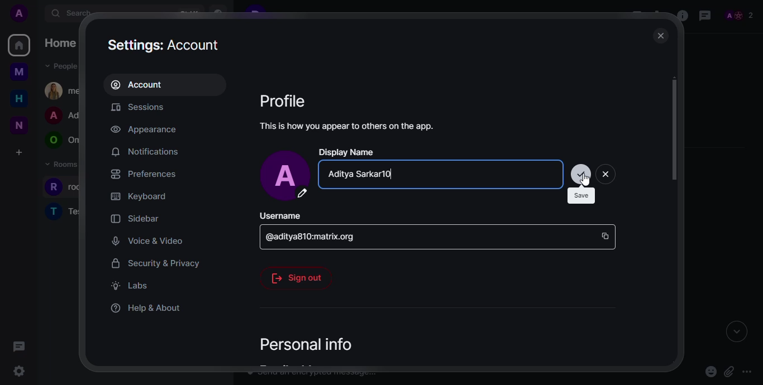 Image resolution: width=763 pixels, height=385 pixels. I want to click on voice & video, so click(144, 240).